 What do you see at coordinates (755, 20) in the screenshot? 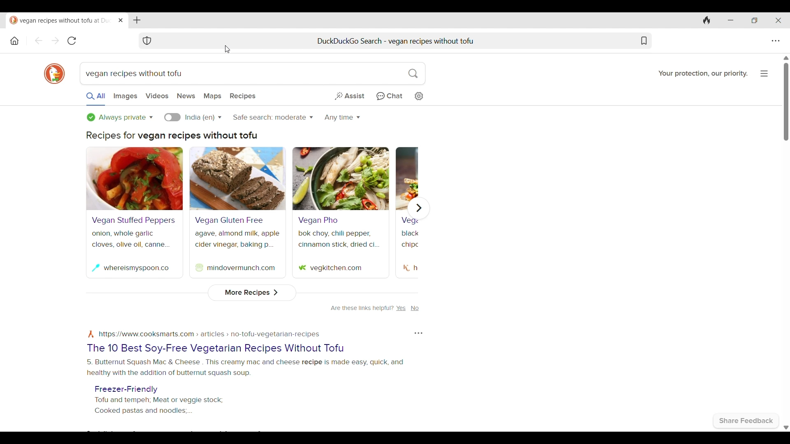
I see `Show interface in a smaller tab` at bounding box center [755, 20].